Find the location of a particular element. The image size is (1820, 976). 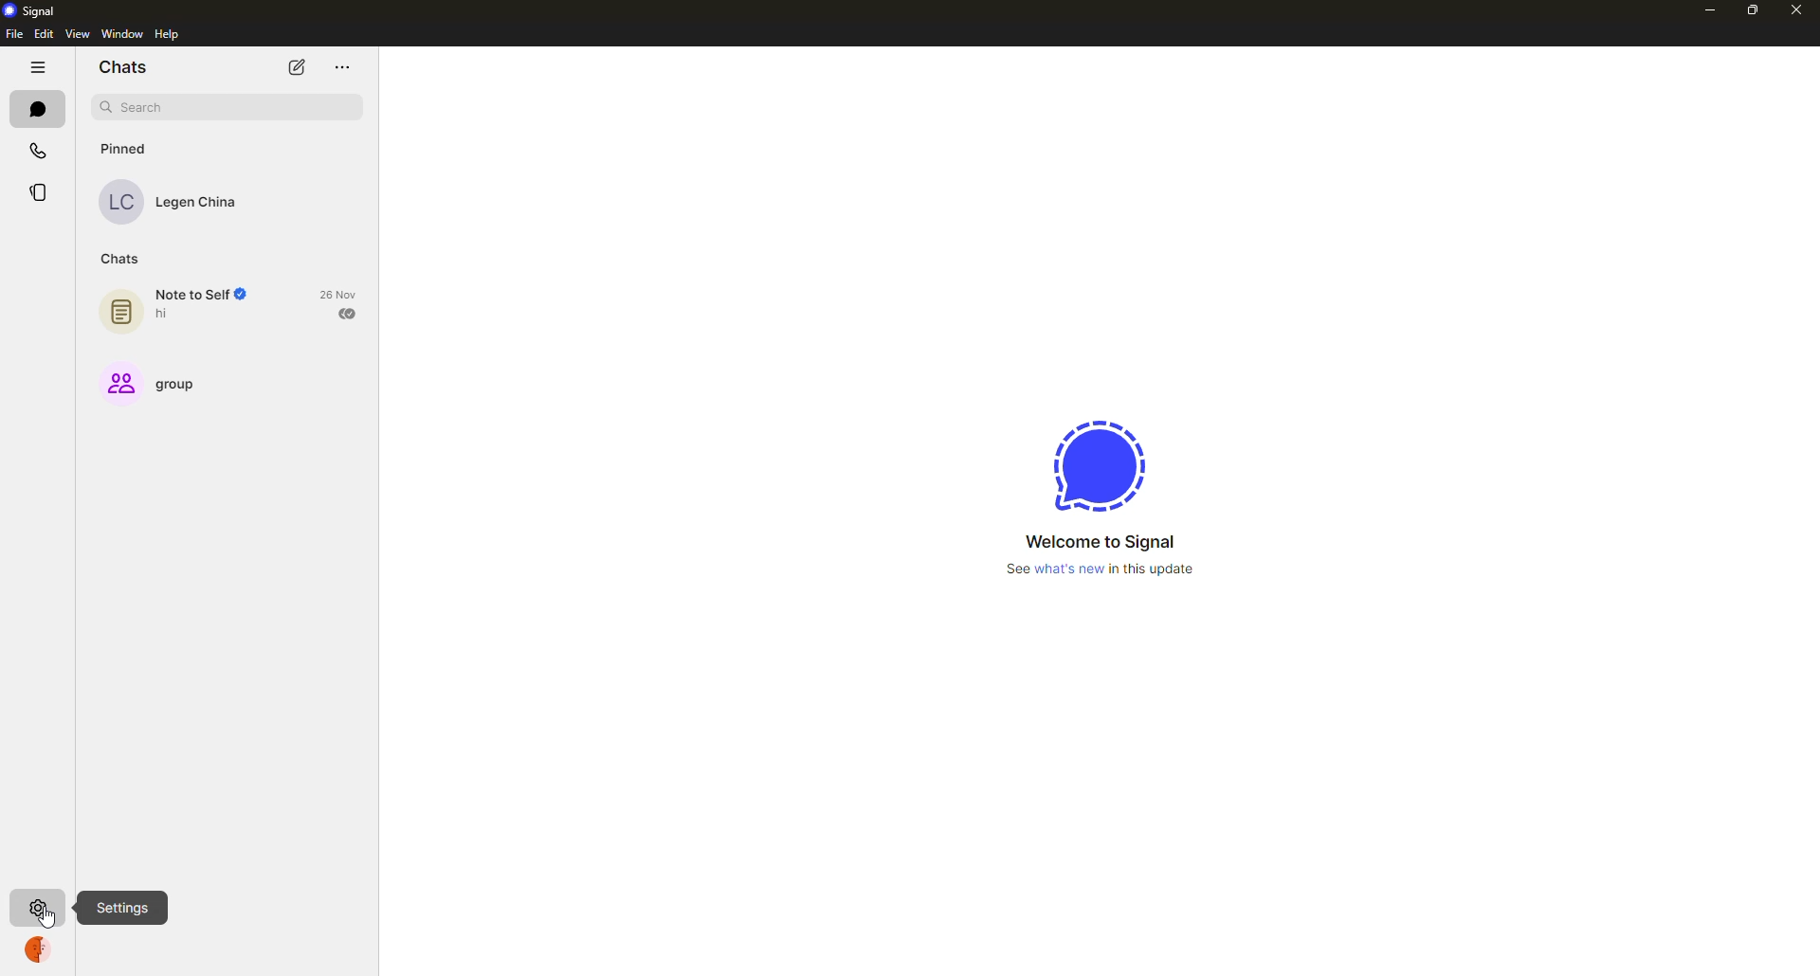

view is located at coordinates (78, 34).